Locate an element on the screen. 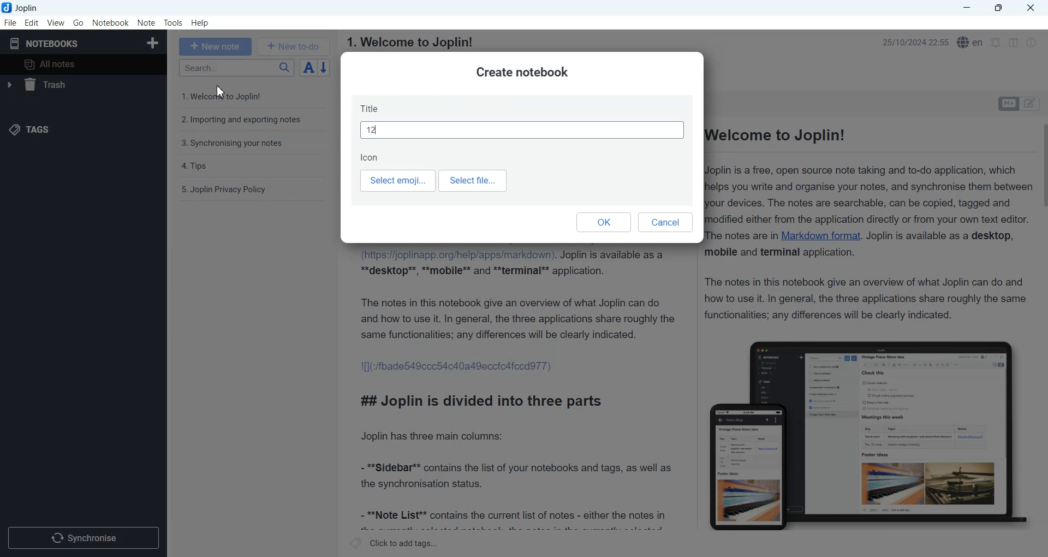  Notebooks is located at coordinates (44, 43).